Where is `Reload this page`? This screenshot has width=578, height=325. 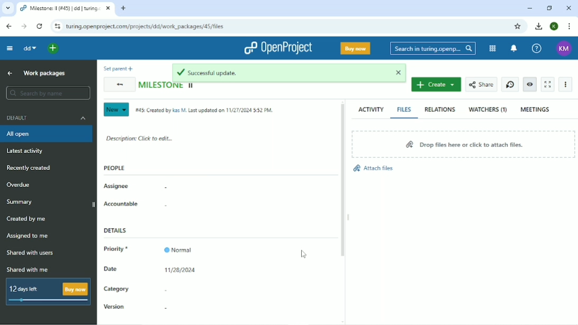
Reload this page is located at coordinates (39, 26).